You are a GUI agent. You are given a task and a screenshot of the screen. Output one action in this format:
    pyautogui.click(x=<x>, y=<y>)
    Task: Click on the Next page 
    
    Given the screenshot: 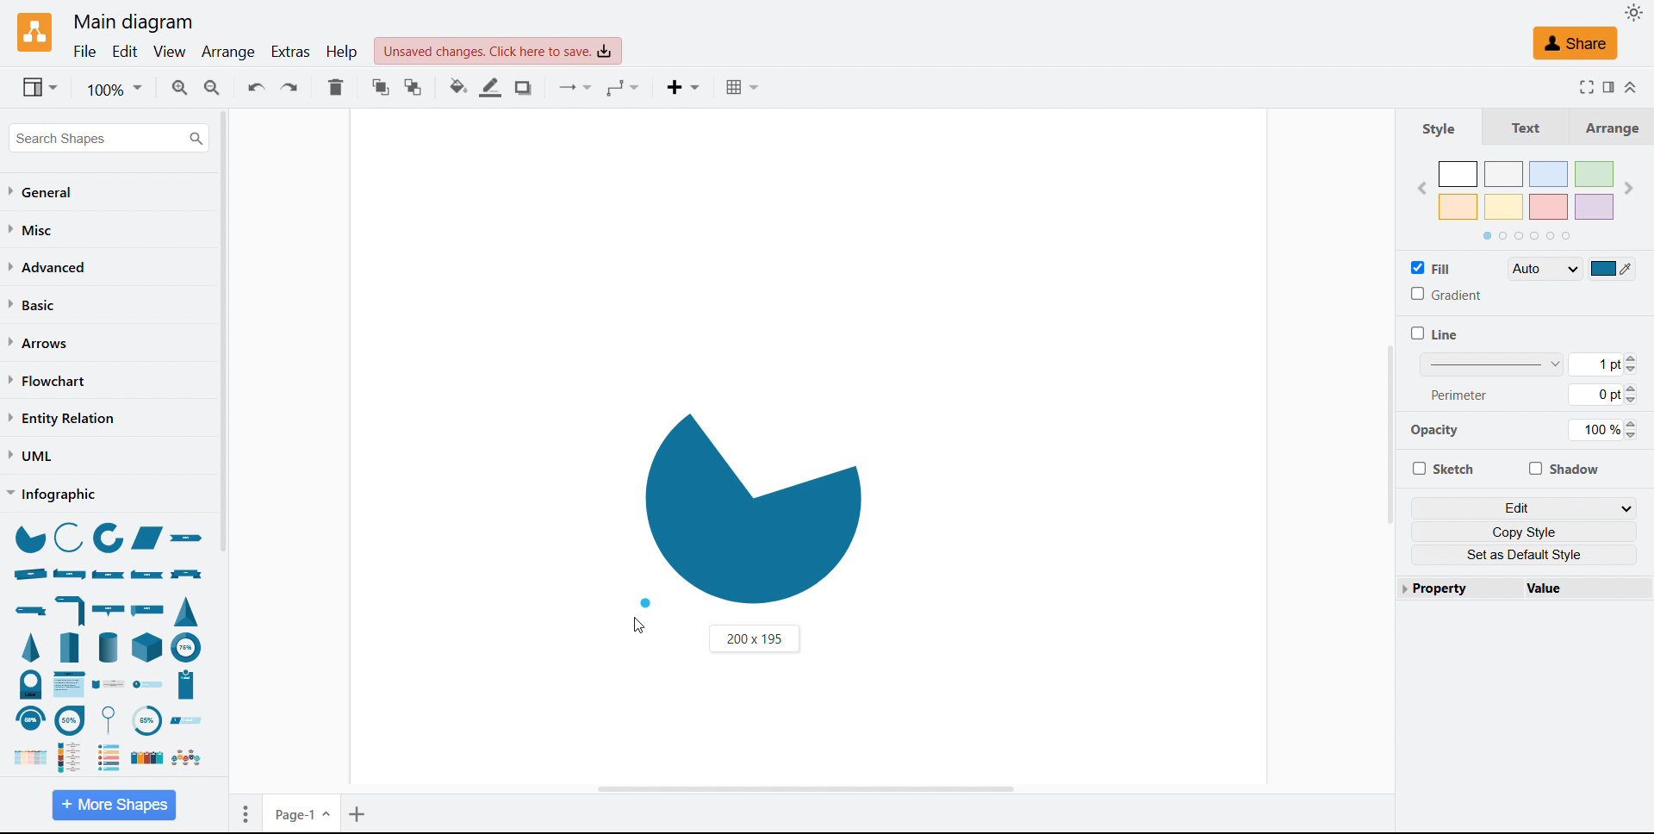 What is the action you would take?
    pyautogui.click(x=1628, y=188)
    